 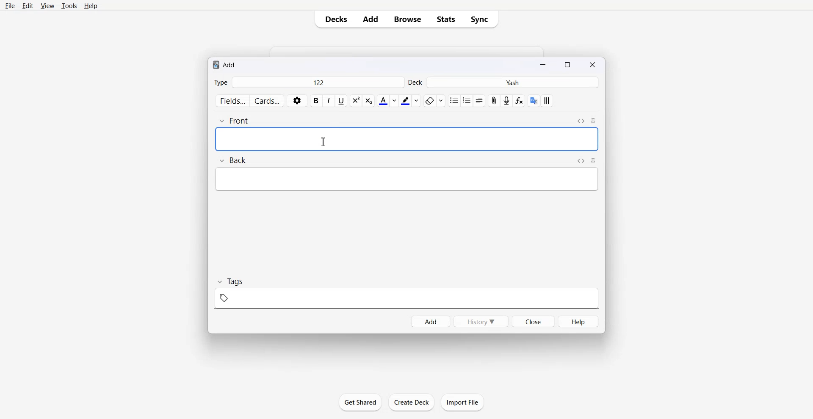 What do you see at coordinates (235, 120) in the screenshot?
I see `Front` at bounding box center [235, 120].